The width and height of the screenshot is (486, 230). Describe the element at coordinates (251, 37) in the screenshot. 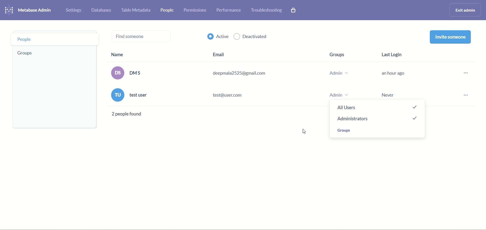

I see `deactivated` at that location.